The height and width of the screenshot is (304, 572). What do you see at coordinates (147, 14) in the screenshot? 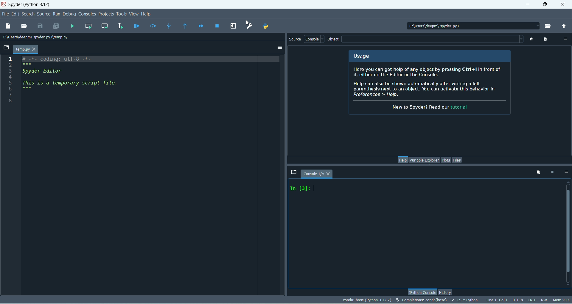
I see `help` at bounding box center [147, 14].